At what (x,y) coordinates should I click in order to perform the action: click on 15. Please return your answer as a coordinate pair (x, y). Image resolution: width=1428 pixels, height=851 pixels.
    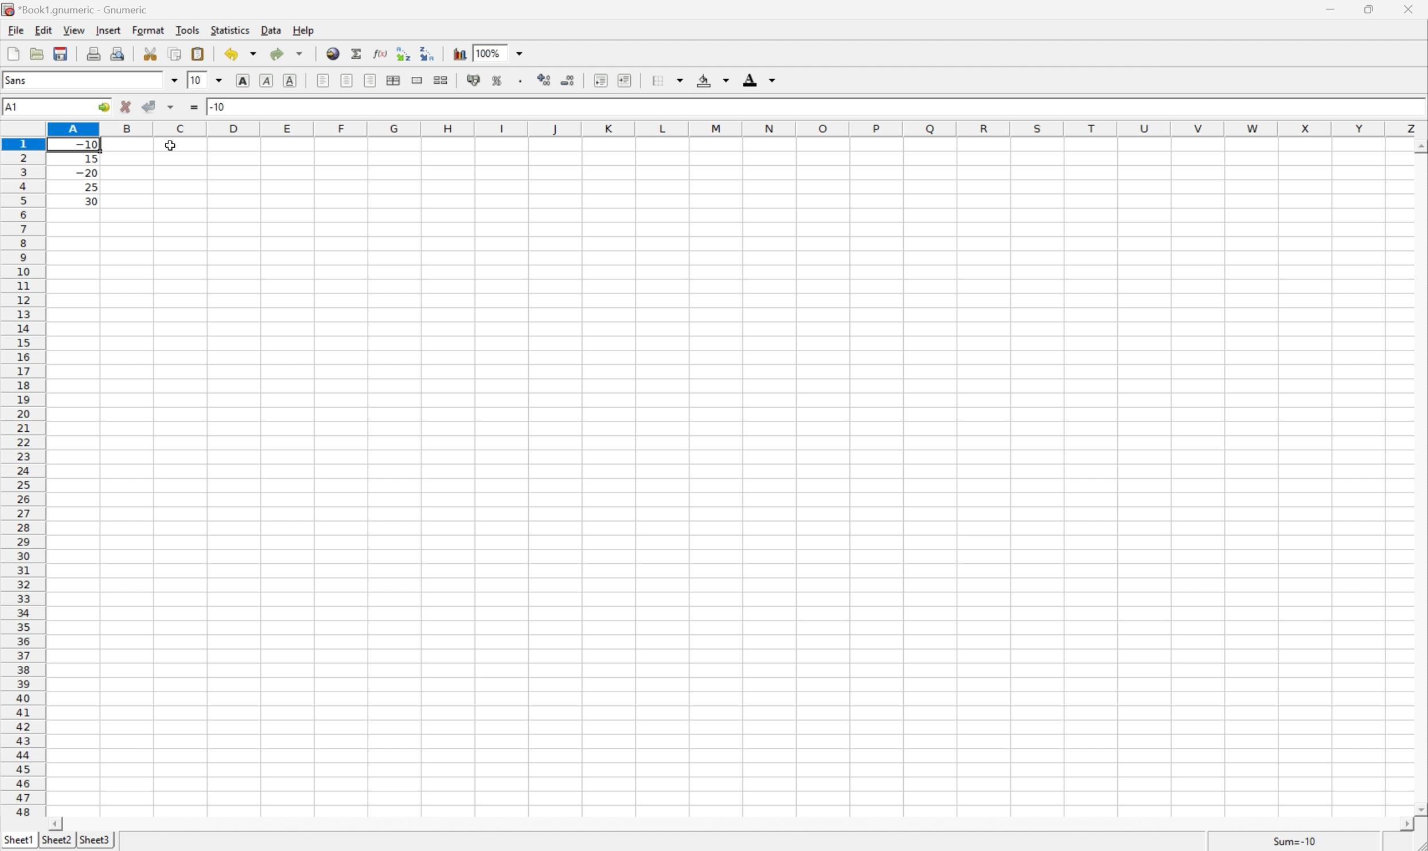
    Looking at the image, I should click on (88, 157).